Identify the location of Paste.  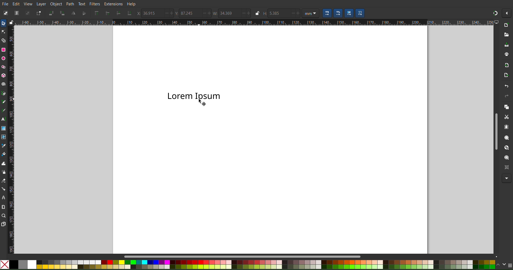
(506, 128).